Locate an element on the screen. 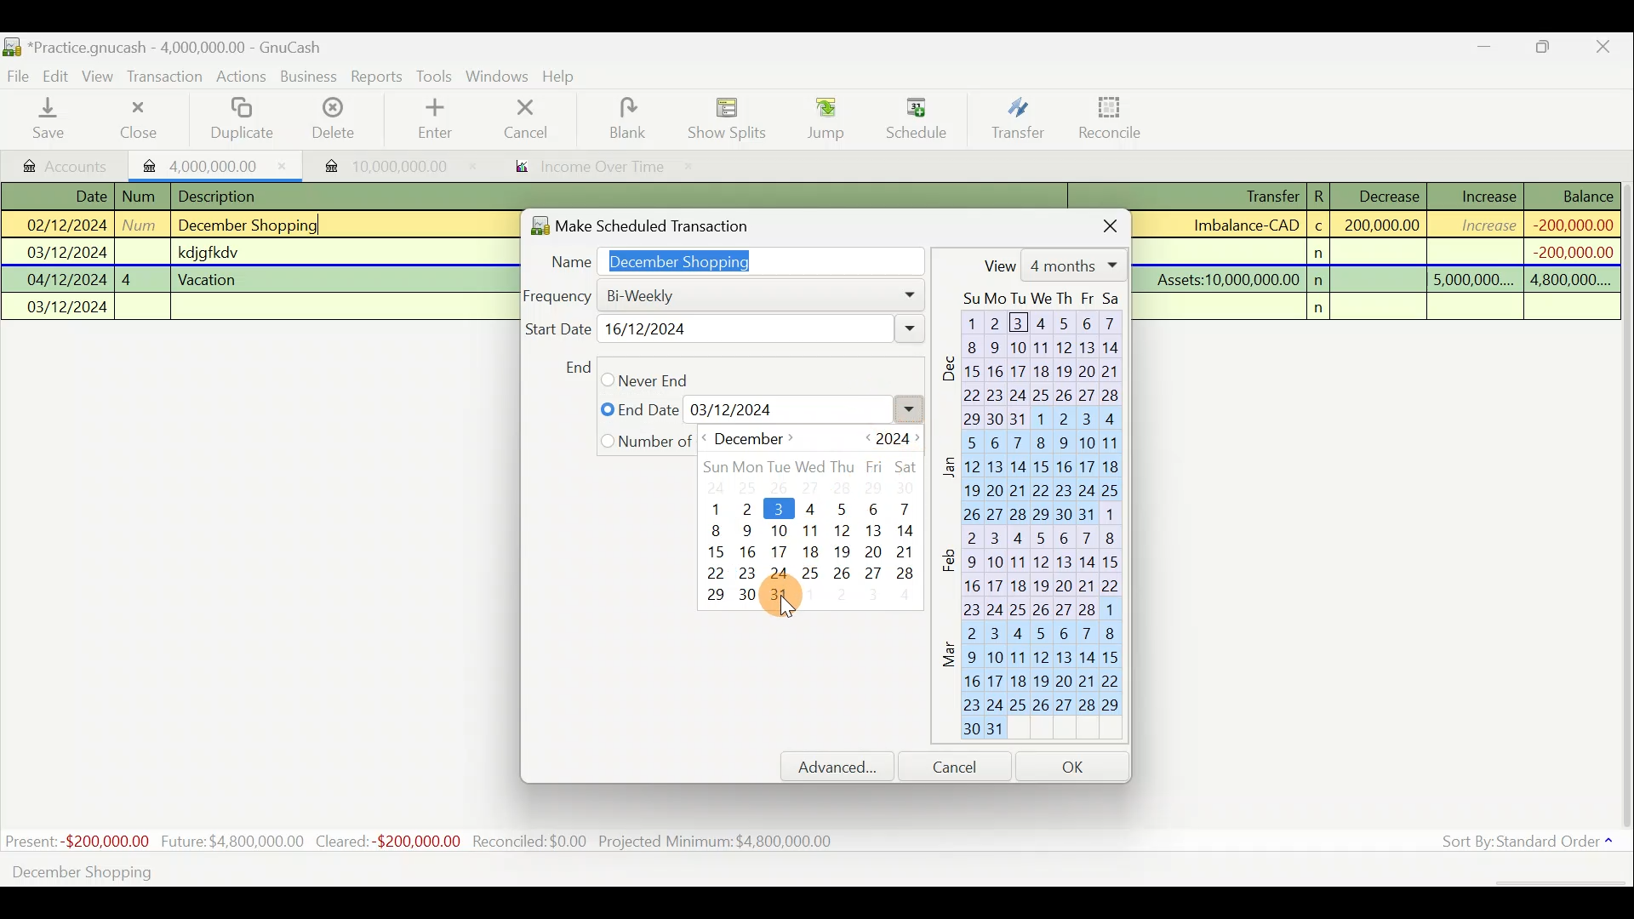 This screenshot has height=919, width=1634. View is located at coordinates (1051, 265).